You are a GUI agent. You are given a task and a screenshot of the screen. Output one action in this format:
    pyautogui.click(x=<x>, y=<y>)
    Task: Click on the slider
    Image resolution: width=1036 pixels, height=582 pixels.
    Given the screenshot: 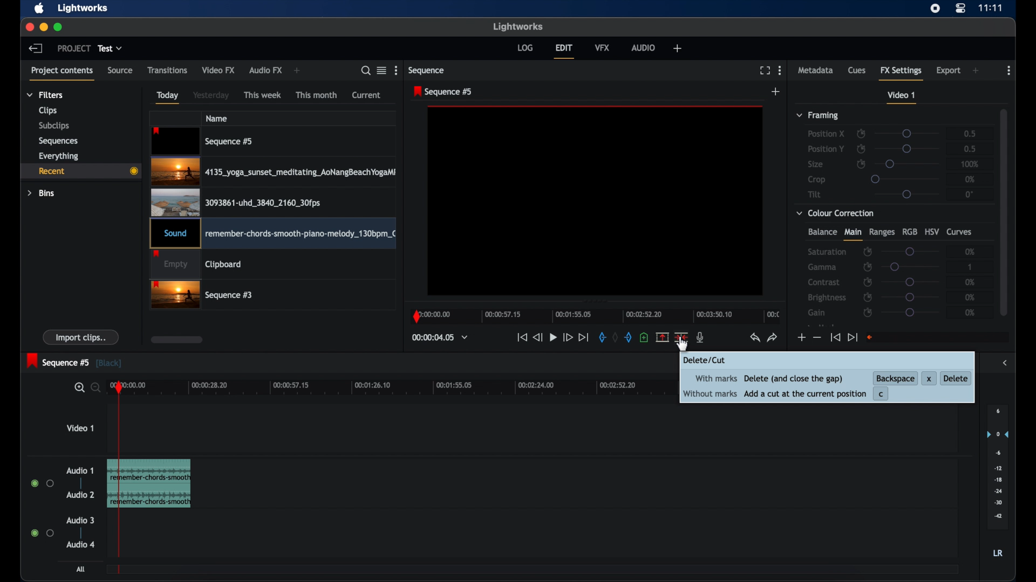 What is the action you would take?
    pyautogui.click(x=906, y=195)
    